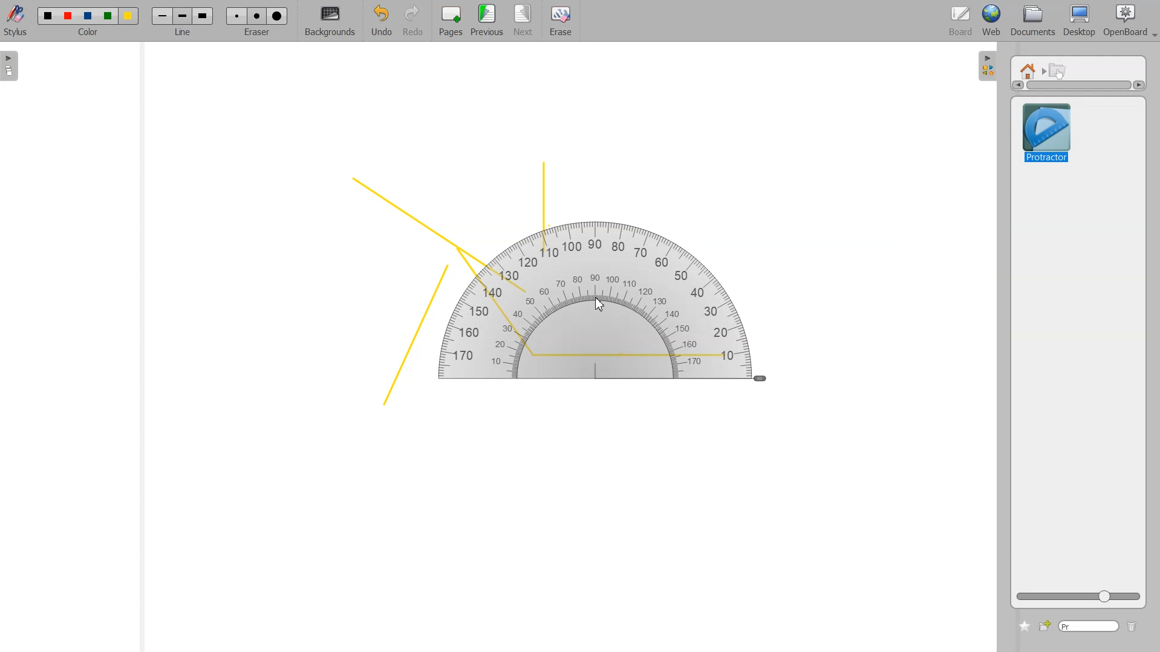  I want to click on Erase, so click(256, 16).